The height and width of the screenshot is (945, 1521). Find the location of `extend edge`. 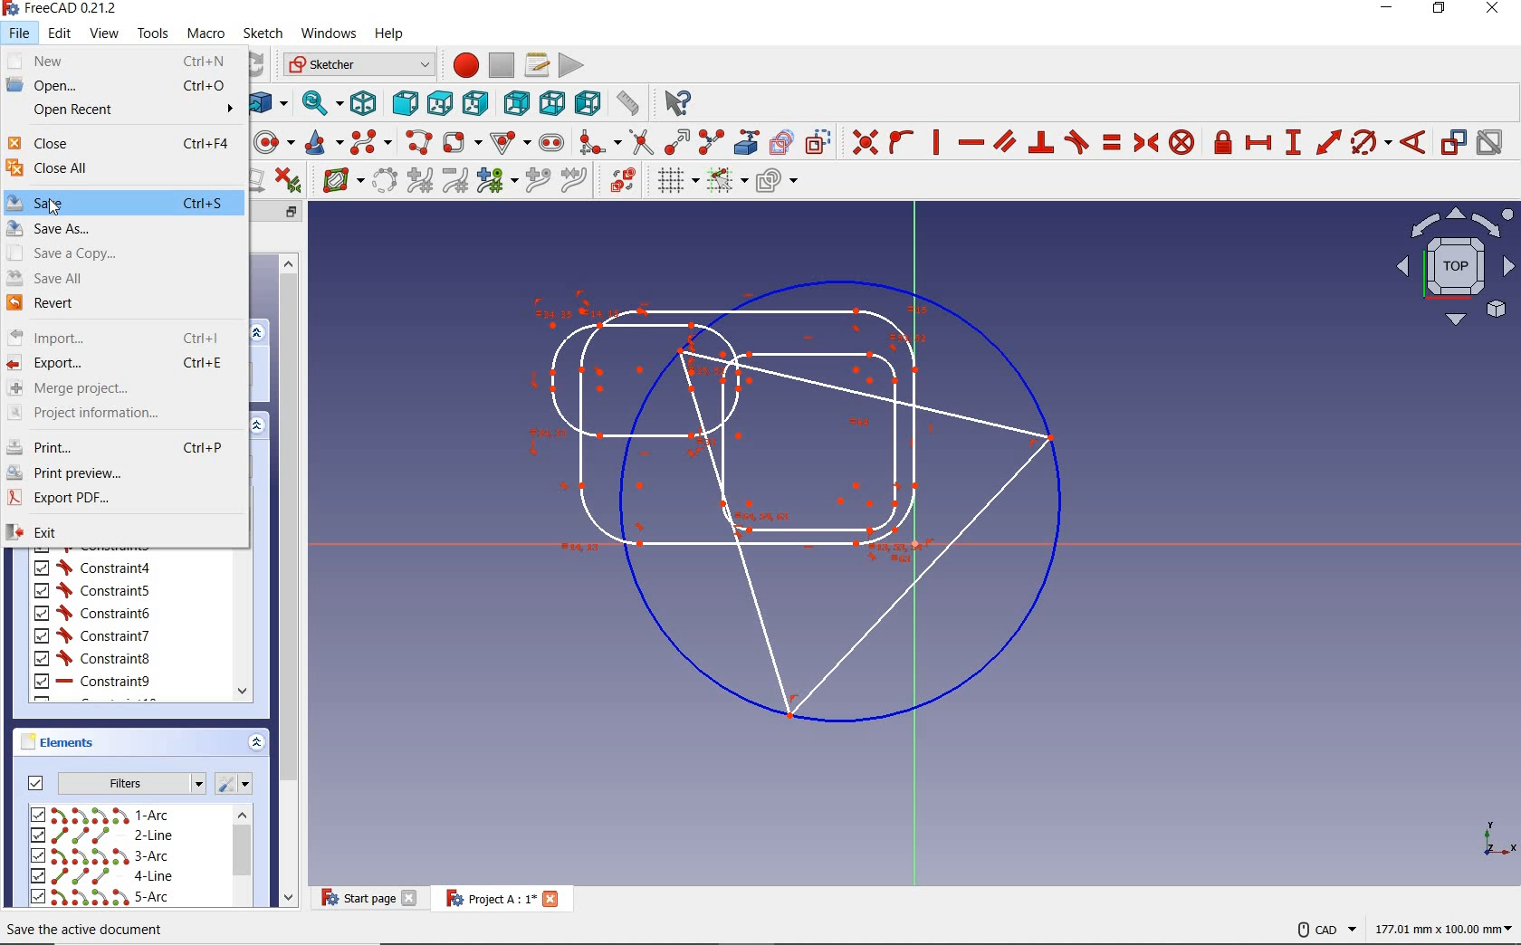

extend edge is located at coordinates (674, 141).